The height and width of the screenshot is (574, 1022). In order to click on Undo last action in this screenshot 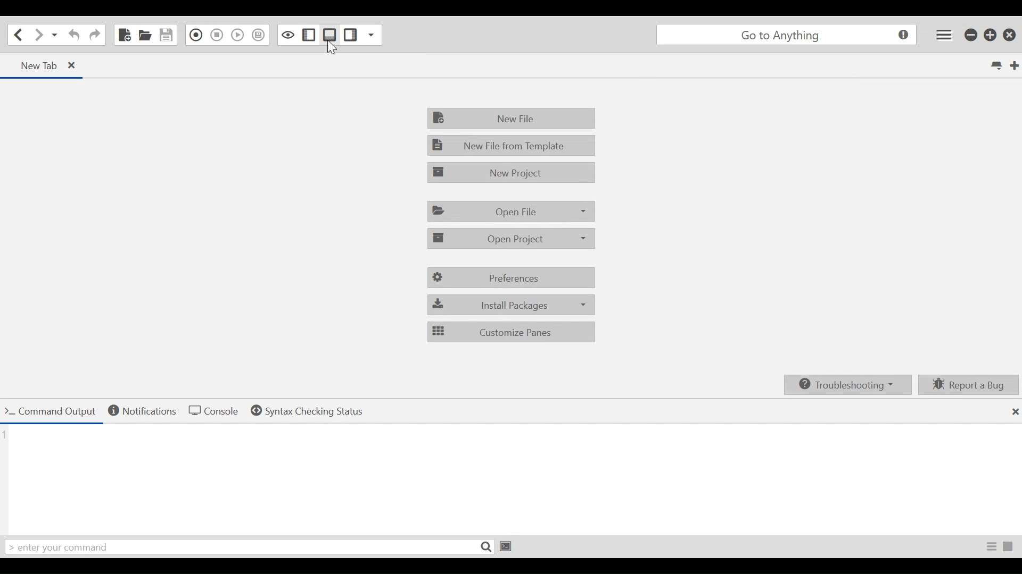, I will do `click(75, 35)`.